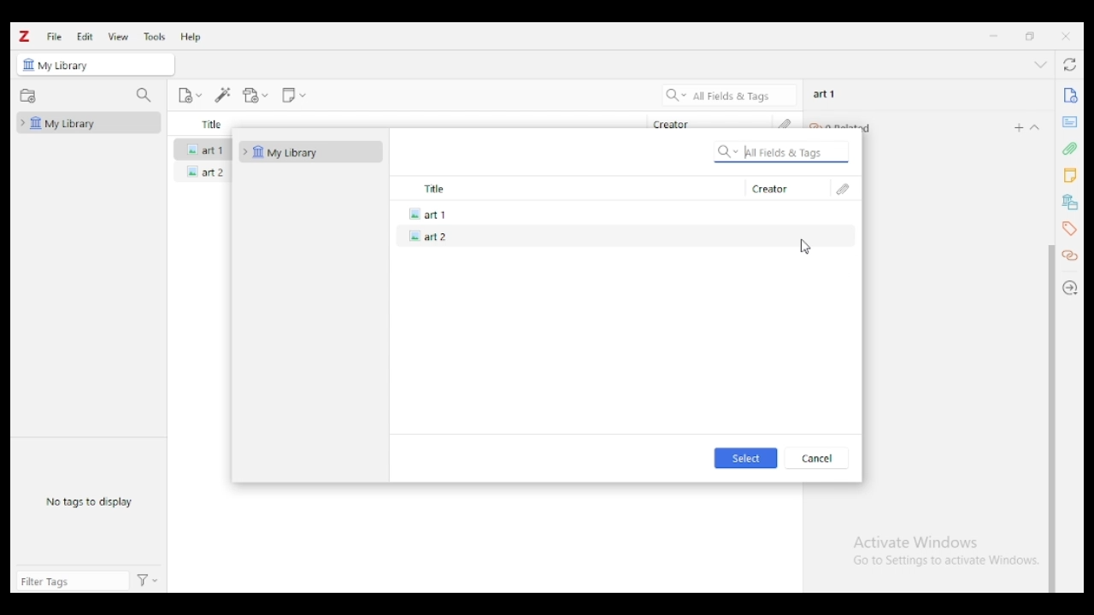 The width and height of the screenshot is (1094, 615). I want to click on logo, so click(25, 37).